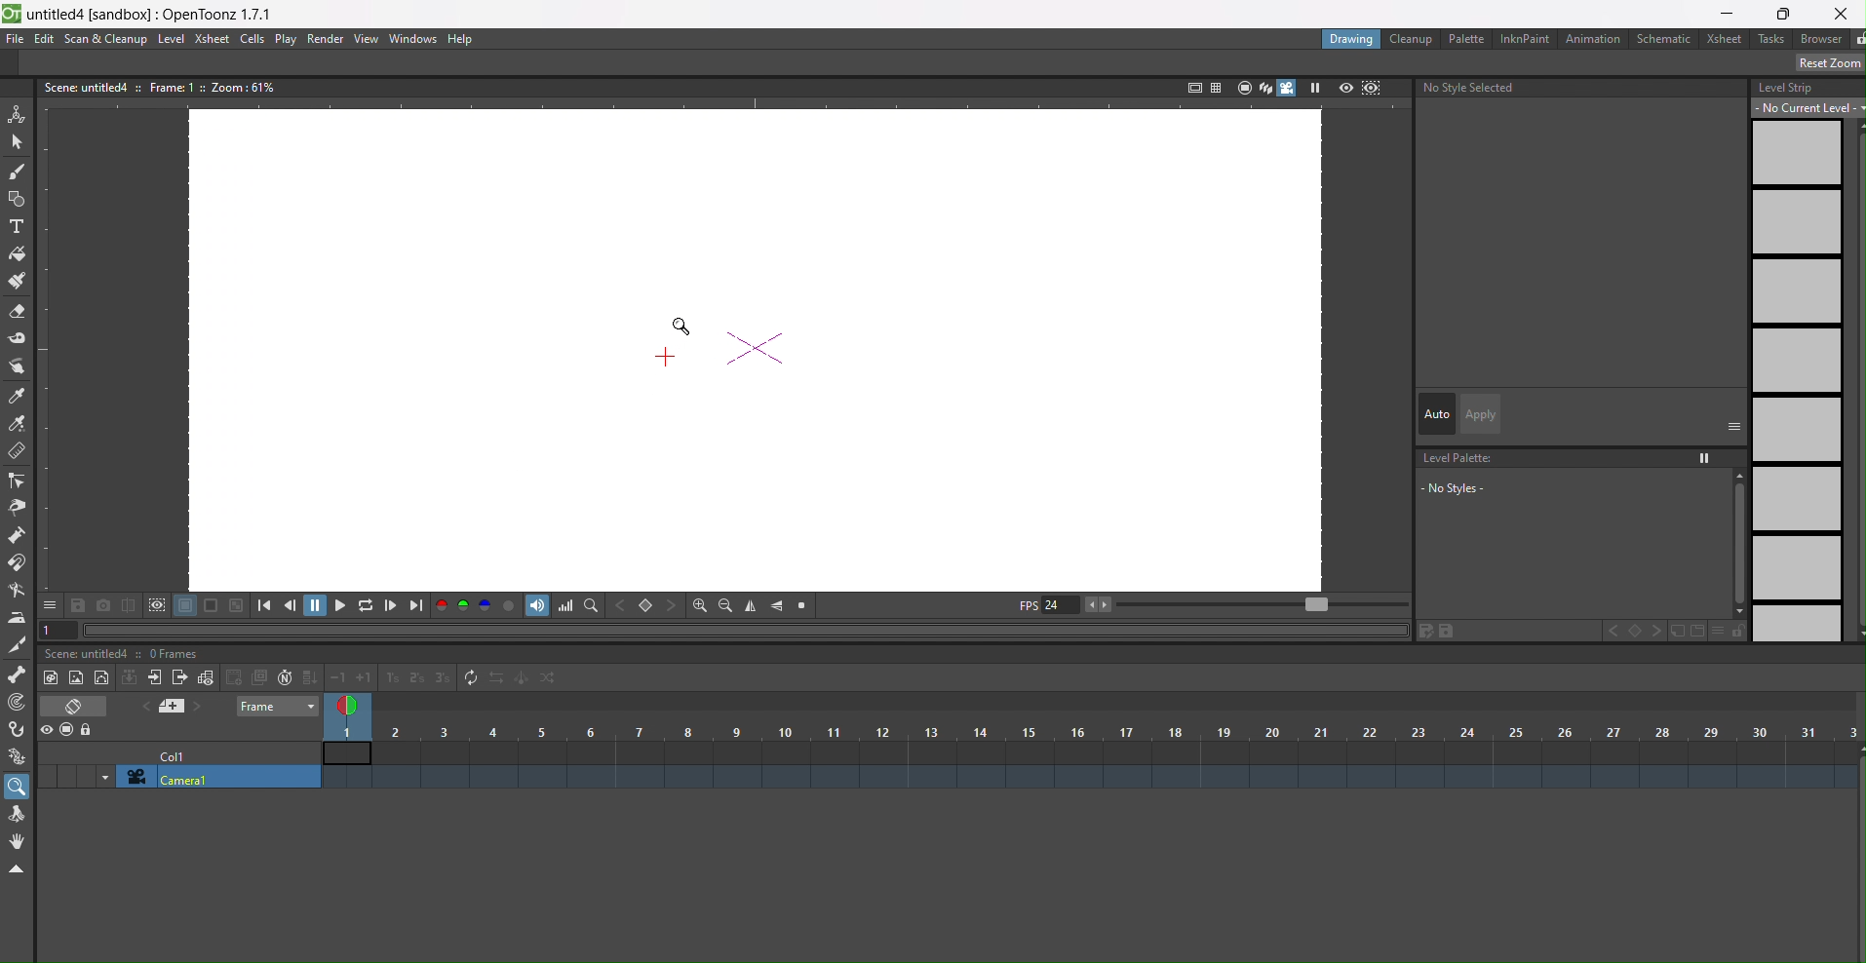 Image resolution: width=1866 pixels, height=963 pixels. I want to click on cleanup, so click(1413, 38).